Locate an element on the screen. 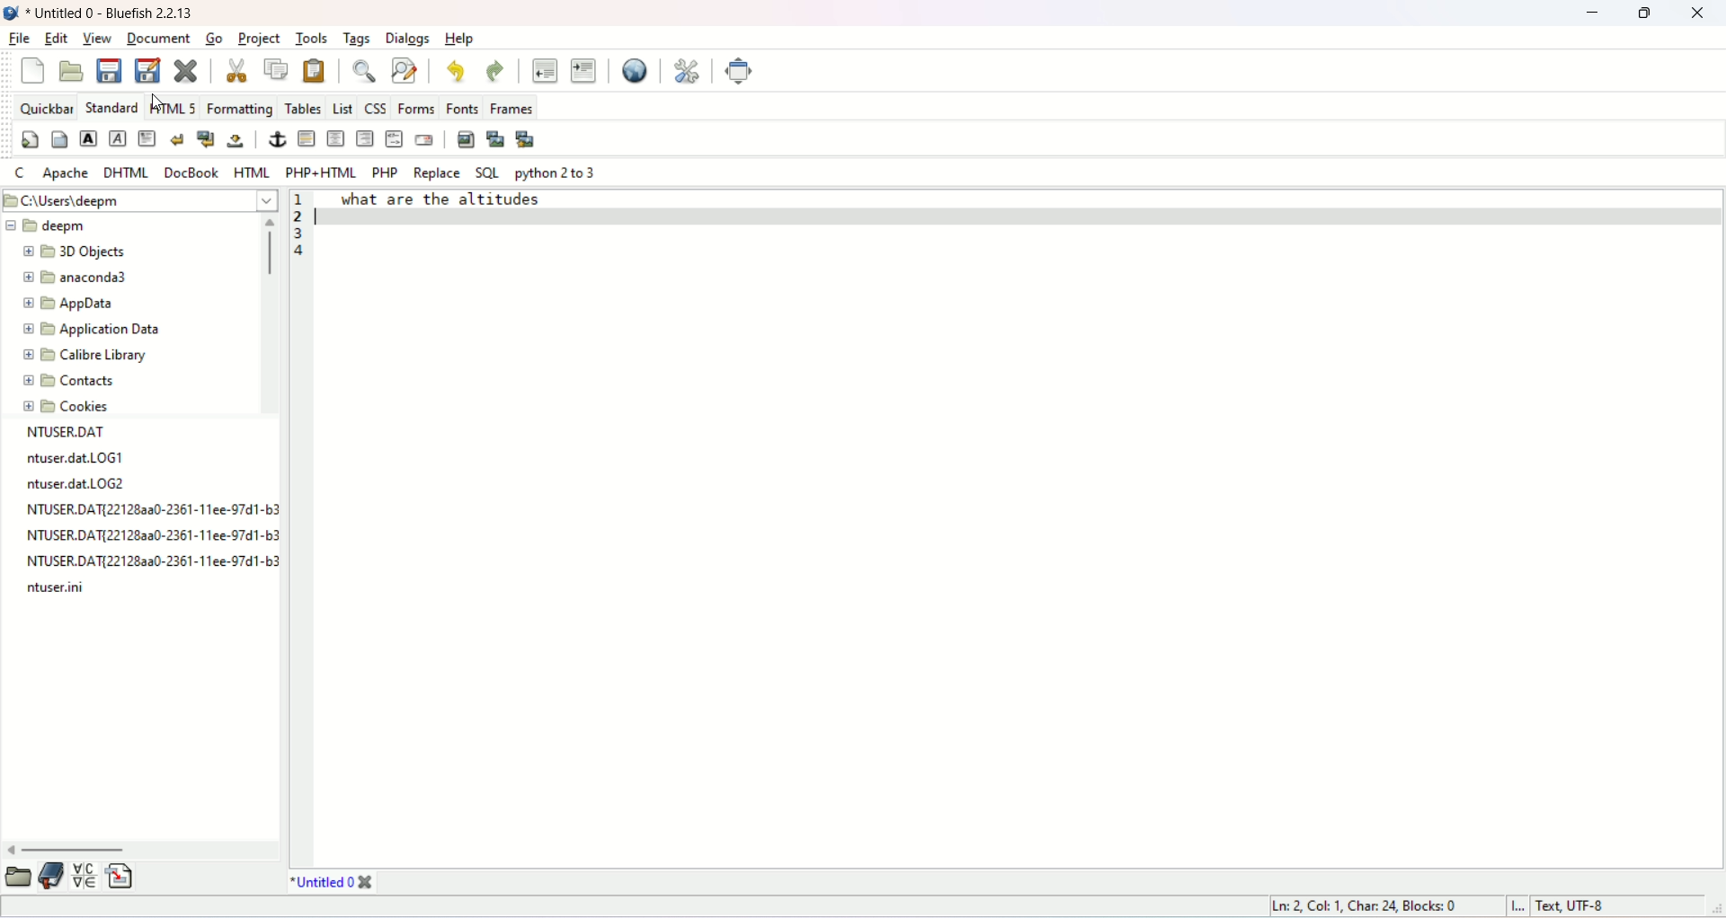 The height and width of the screenshot is (918, 1726). close is located at coordinates (1697, 13).